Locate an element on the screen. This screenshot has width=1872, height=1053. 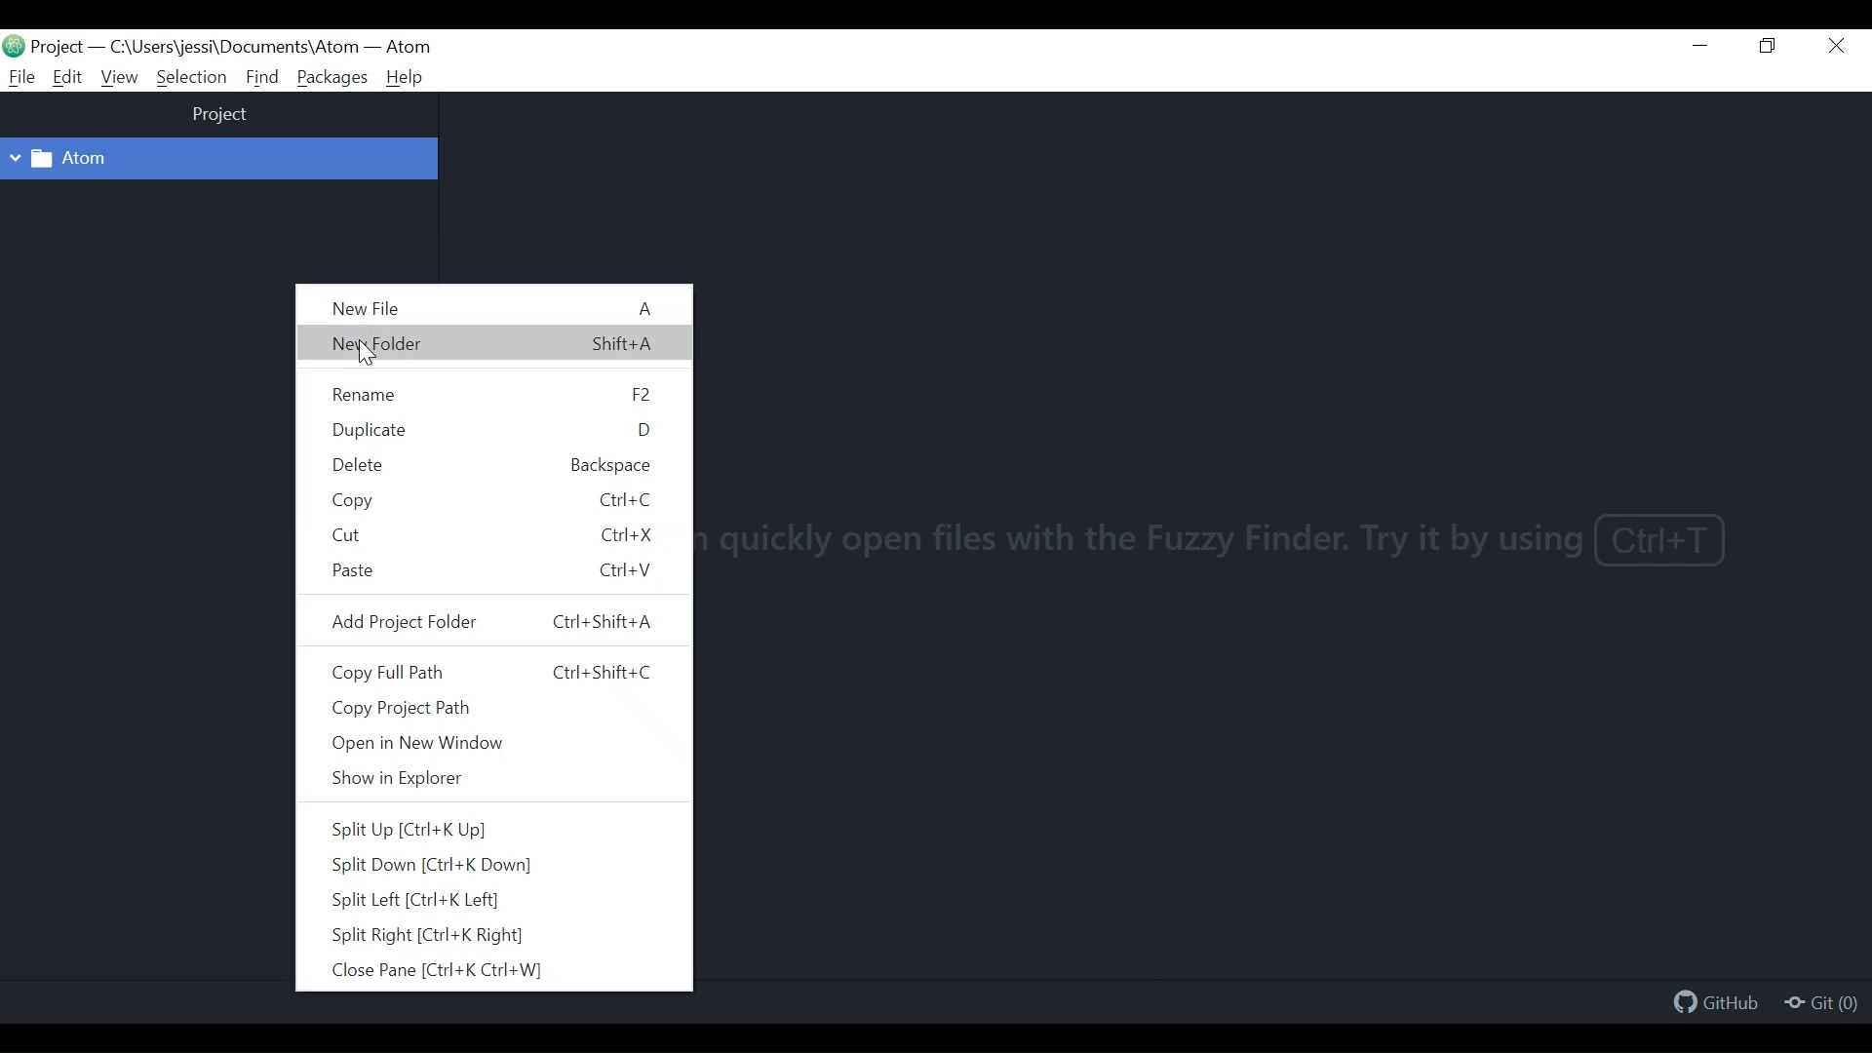
Copy Project Path is located at coordinates (402, 707).